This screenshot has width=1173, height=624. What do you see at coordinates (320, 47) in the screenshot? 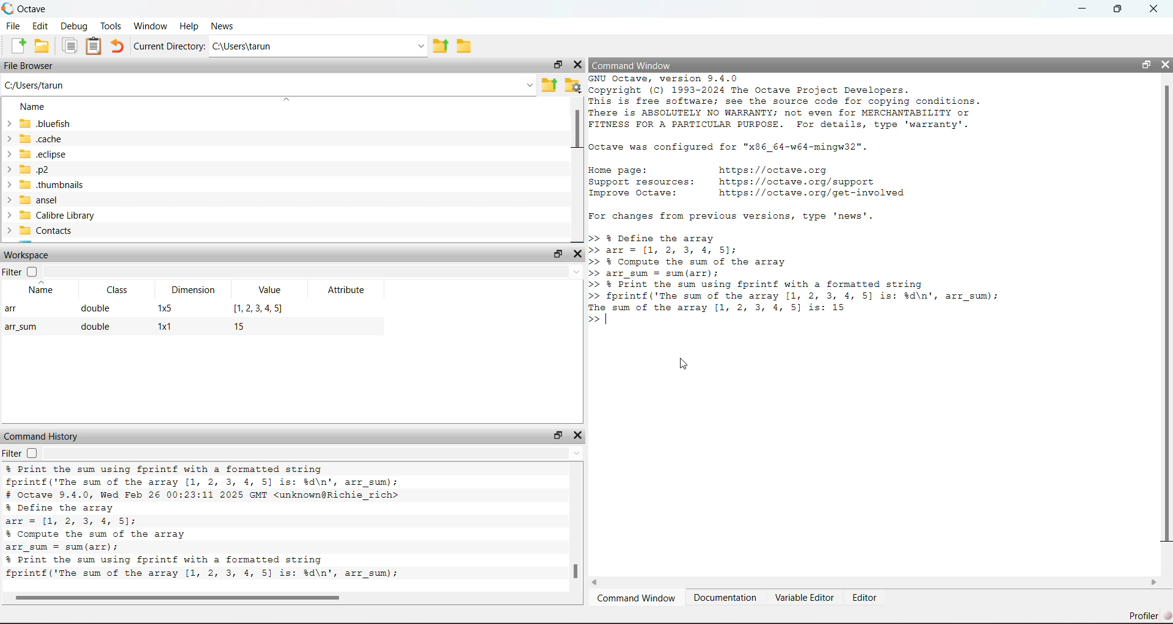
I see `C:\Users\tarun ` at bounding box center [320, 47].